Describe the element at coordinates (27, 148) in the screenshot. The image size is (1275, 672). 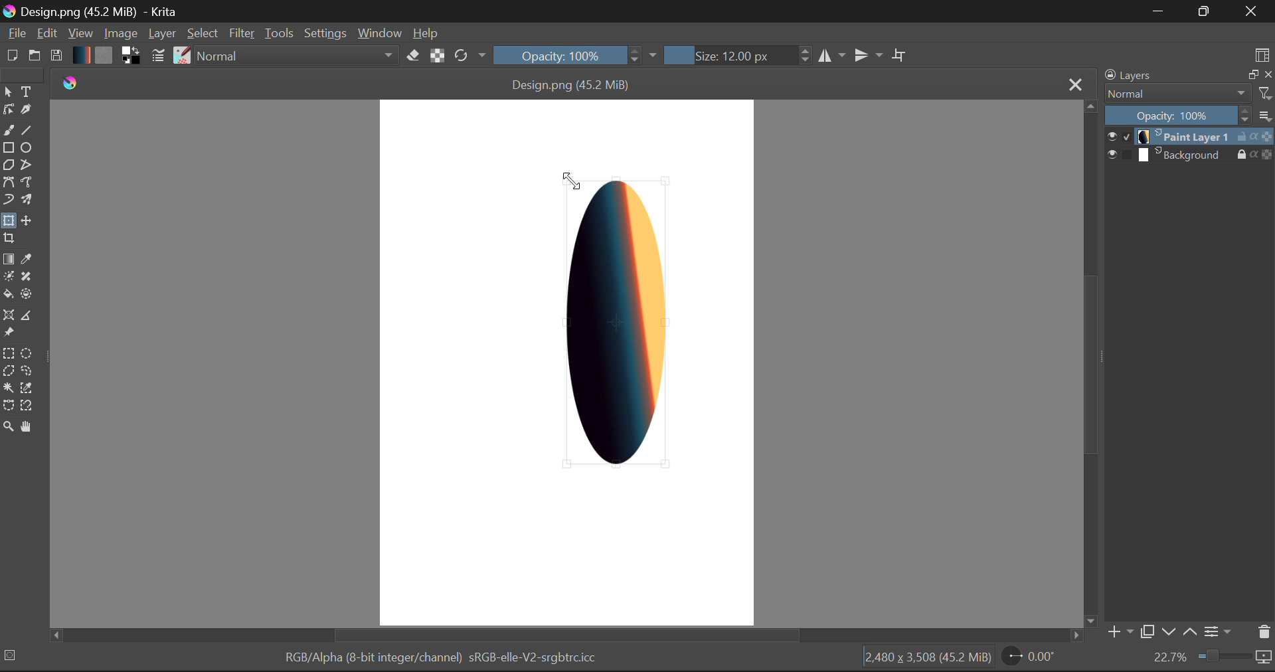
I see `Ellipses` at that location.